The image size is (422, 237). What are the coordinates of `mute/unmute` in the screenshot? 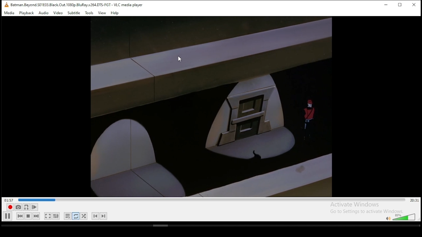 It's located at (388, 218).